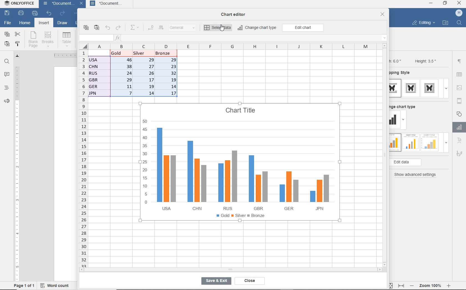 This screenshot has width=466, height=290. What do you see at coordinates (7, 34) in the screenshot?
I see `copy` at bounding box center [7, 34].